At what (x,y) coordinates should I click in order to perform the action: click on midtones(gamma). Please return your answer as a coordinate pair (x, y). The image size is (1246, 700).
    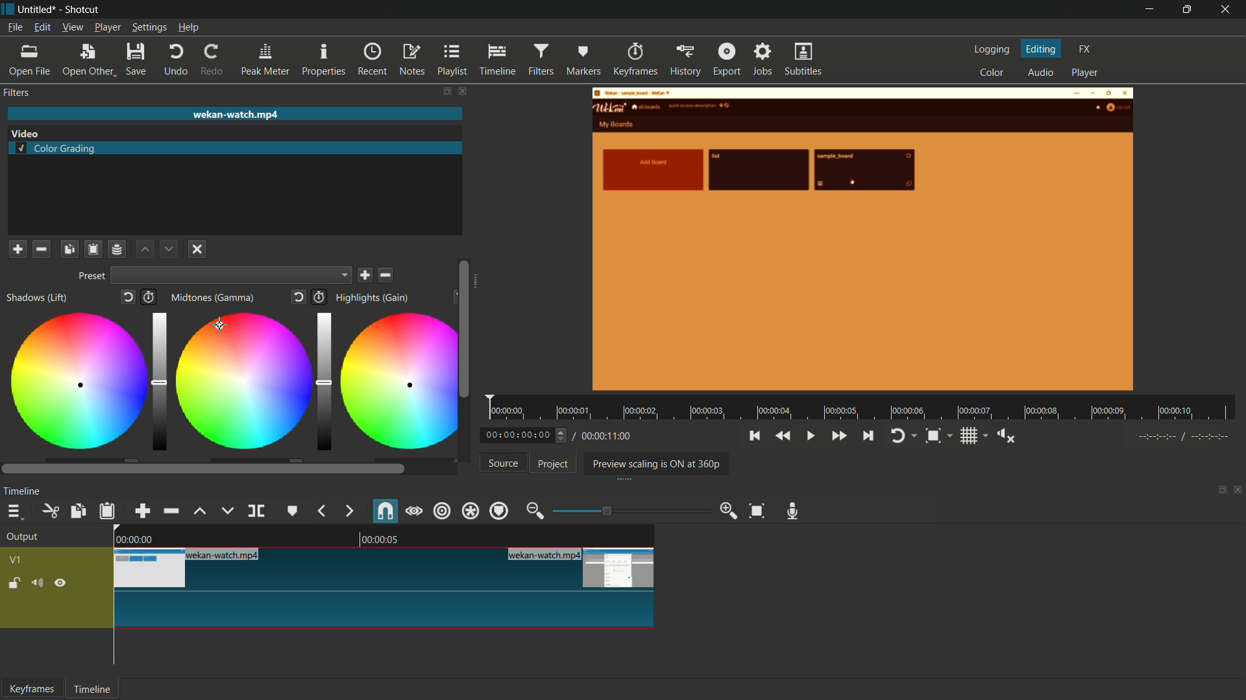
    Looking at the image, I should click on (212, 297).